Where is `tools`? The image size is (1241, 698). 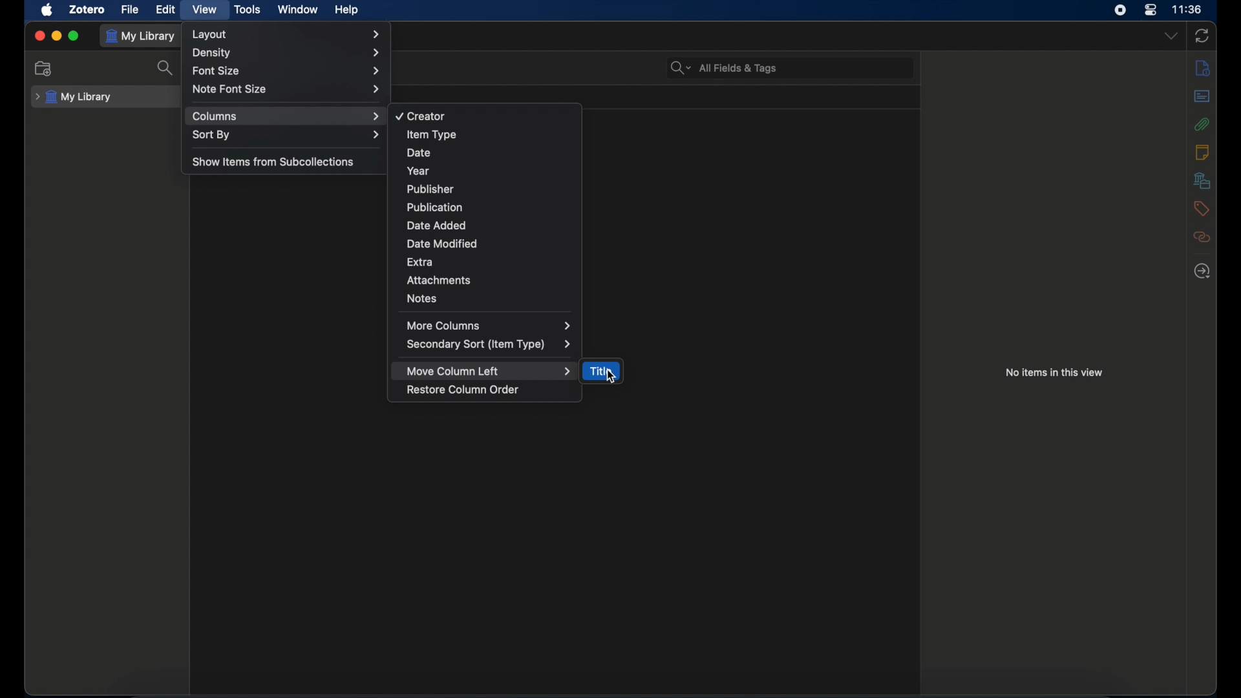 tools is located at coordinates (248, 10).